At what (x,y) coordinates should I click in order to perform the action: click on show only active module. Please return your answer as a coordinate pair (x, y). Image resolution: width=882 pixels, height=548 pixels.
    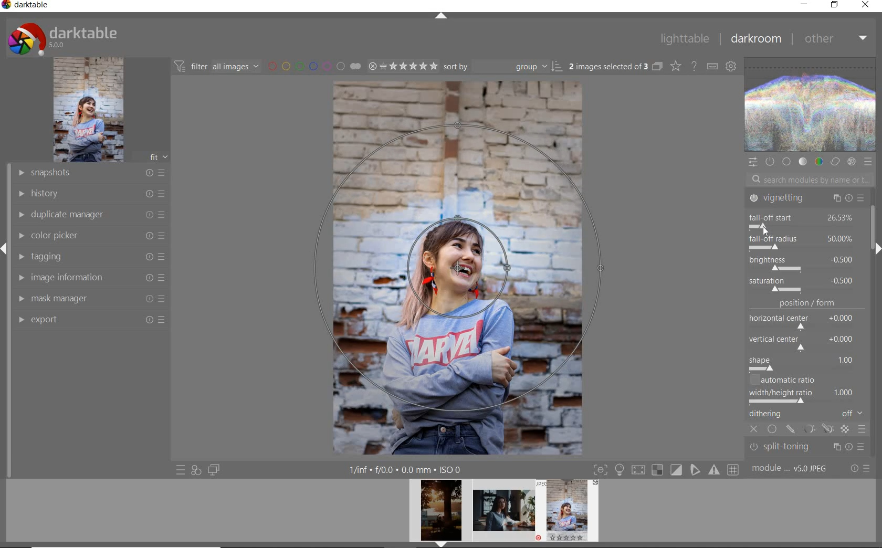
    Looking at the image, I should click on (769, 162).